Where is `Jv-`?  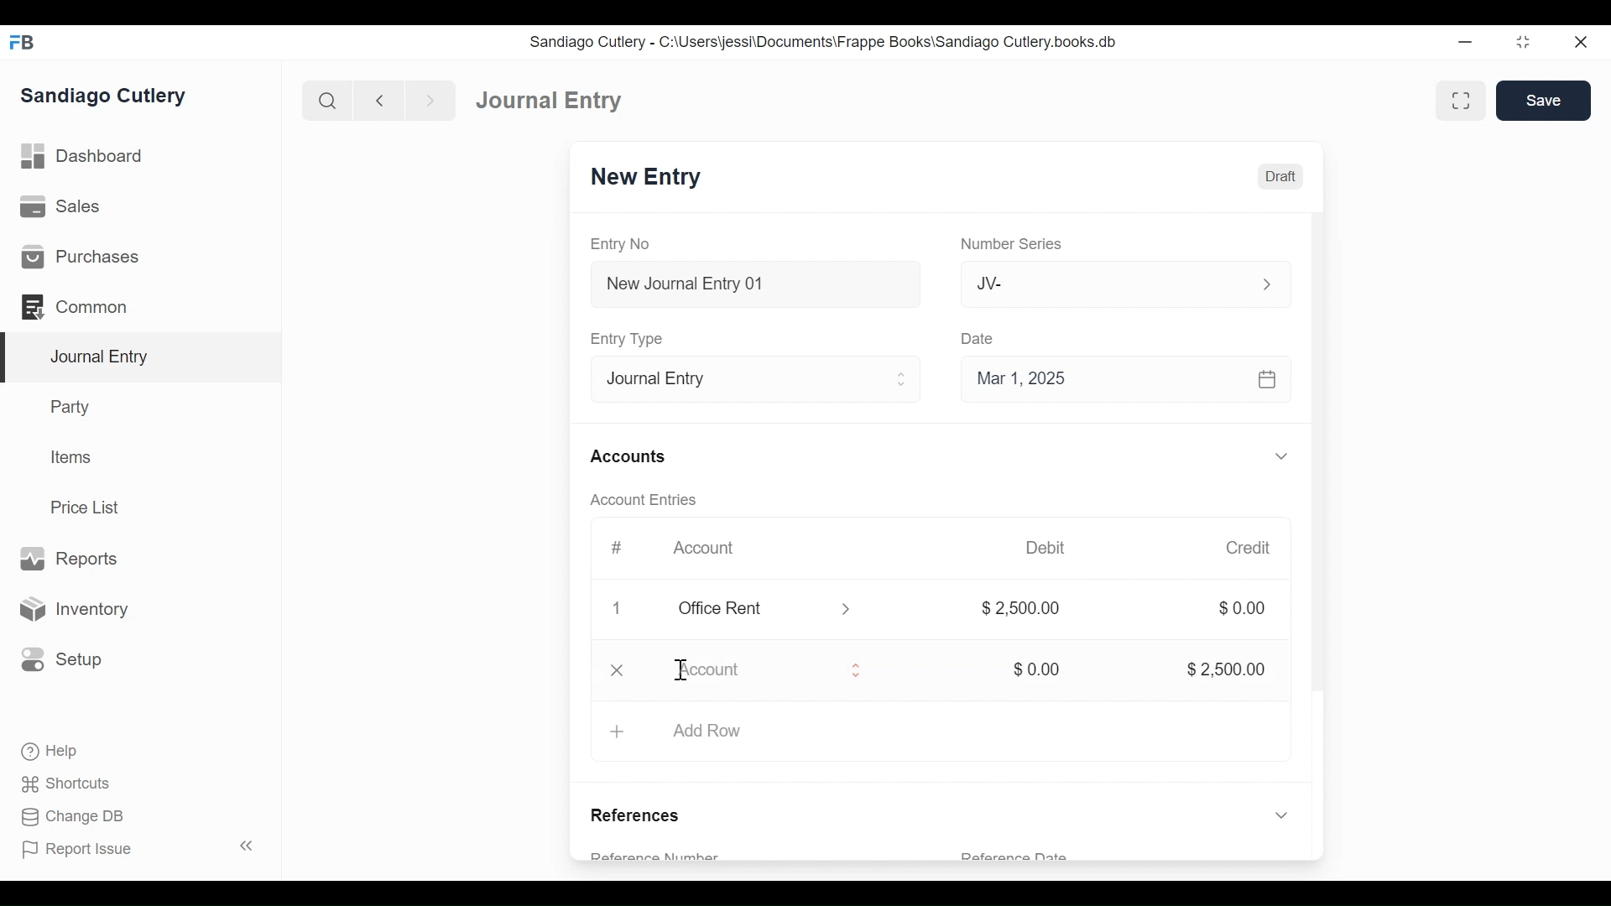
Jv- is located at coordinates (1114, 284).